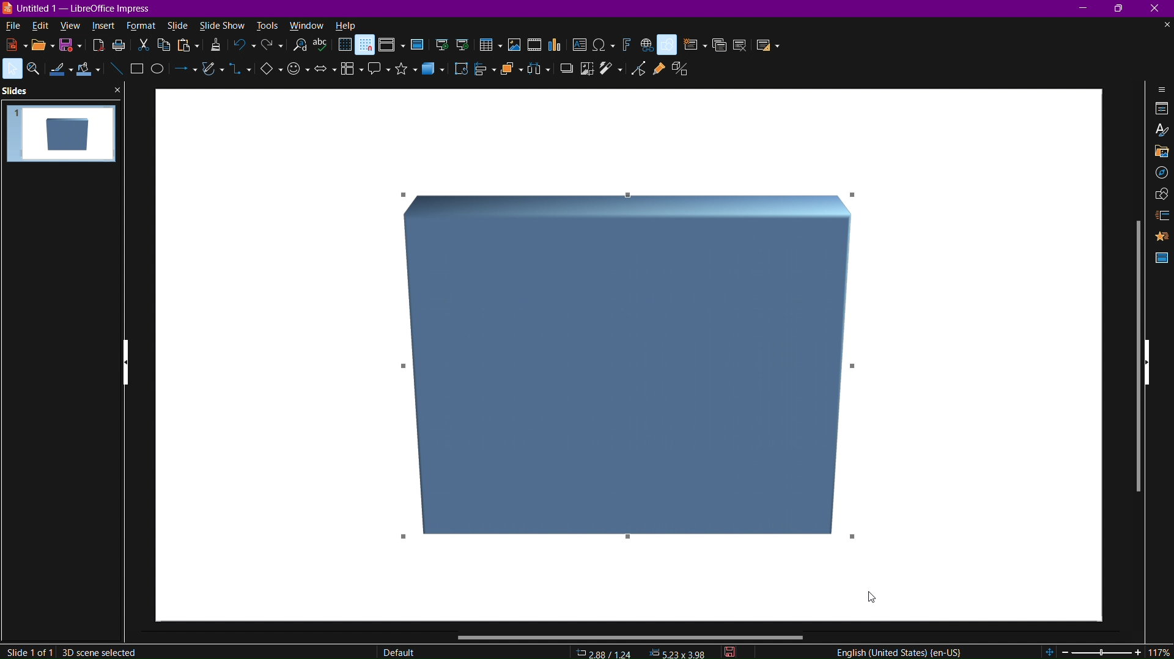 The height and width of the screenshot is (659, 1174). What do you see at coordinates (1157, 152) in the screenshot?
I see `Gallery` at bounding box center [1157, 152].